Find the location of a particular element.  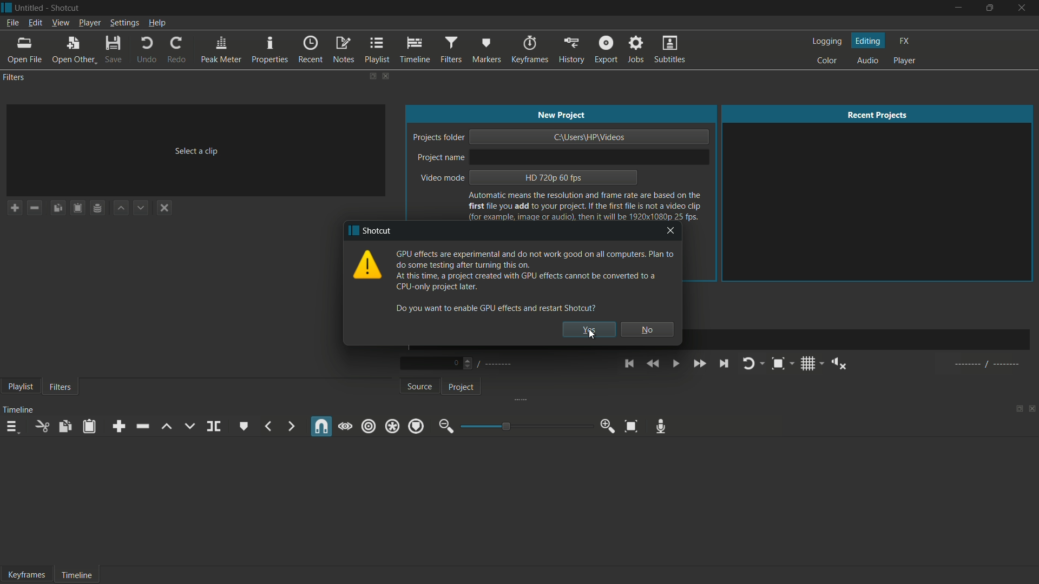

copy checked filters is located at coordinates (58, 208).